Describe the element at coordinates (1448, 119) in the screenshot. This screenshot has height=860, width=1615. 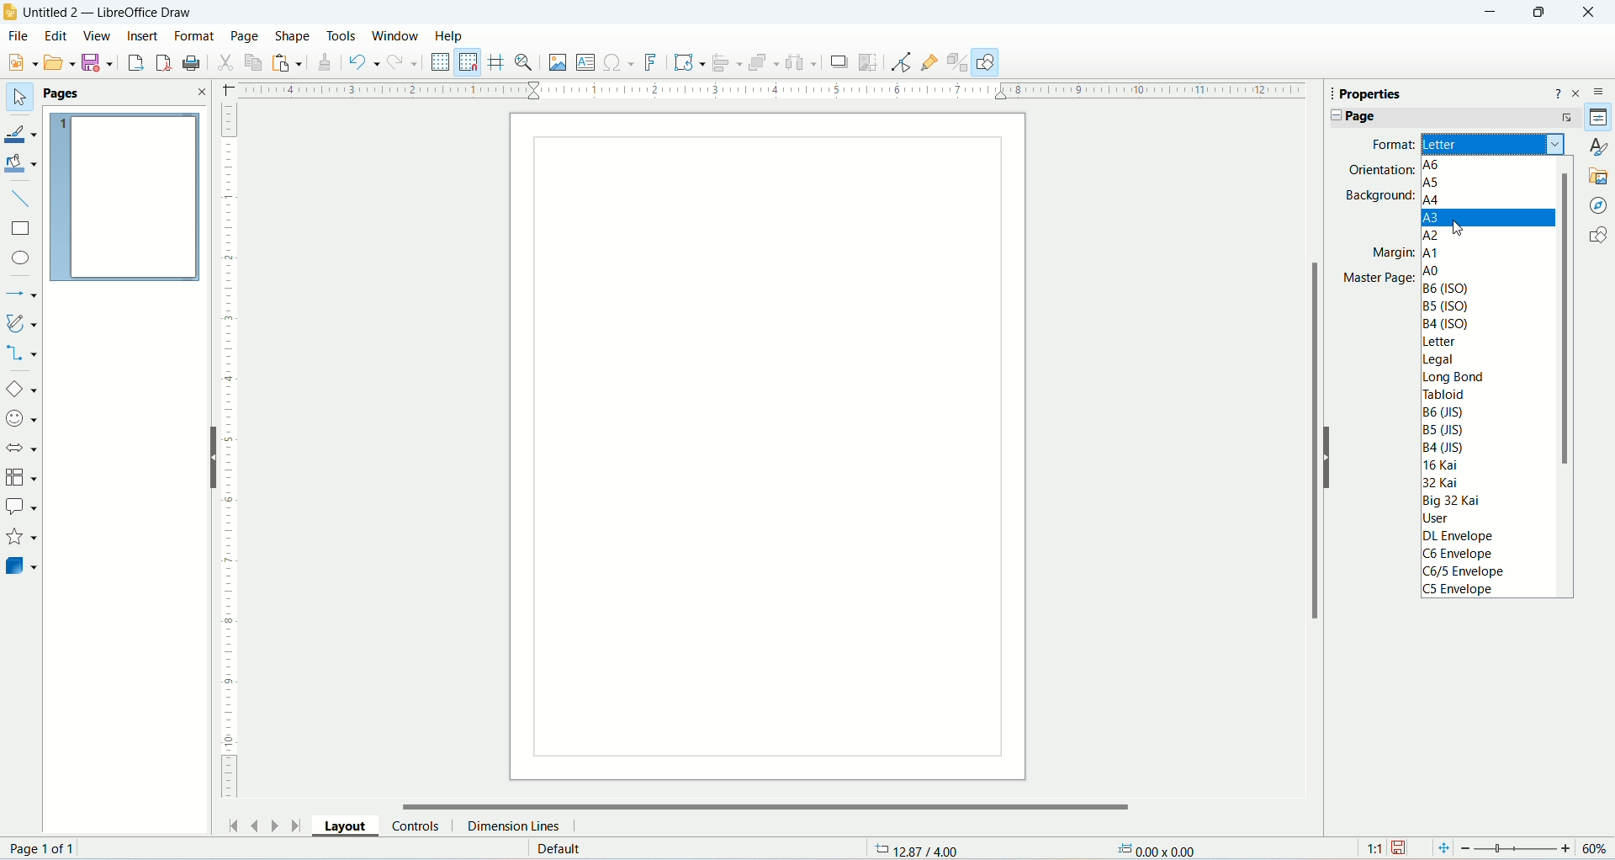
I see `page` at that location.